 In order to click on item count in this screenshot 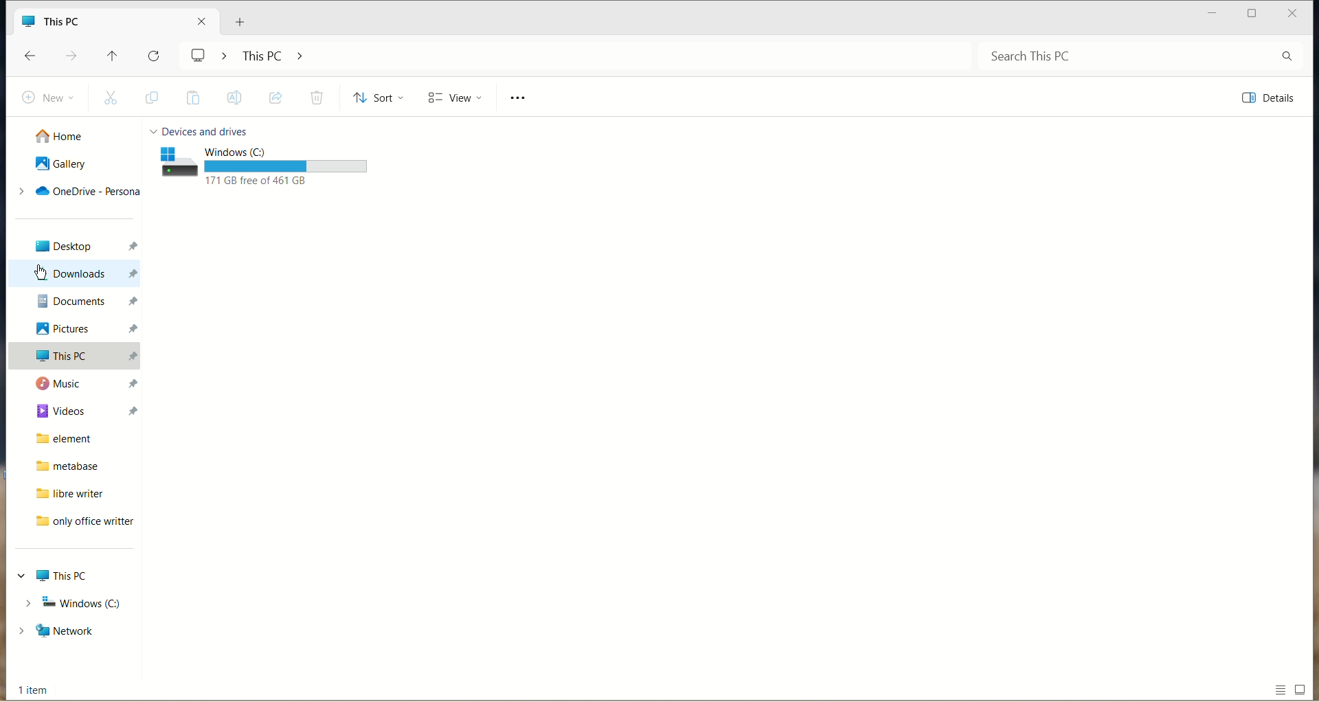, I will do `click(34, 690)`.